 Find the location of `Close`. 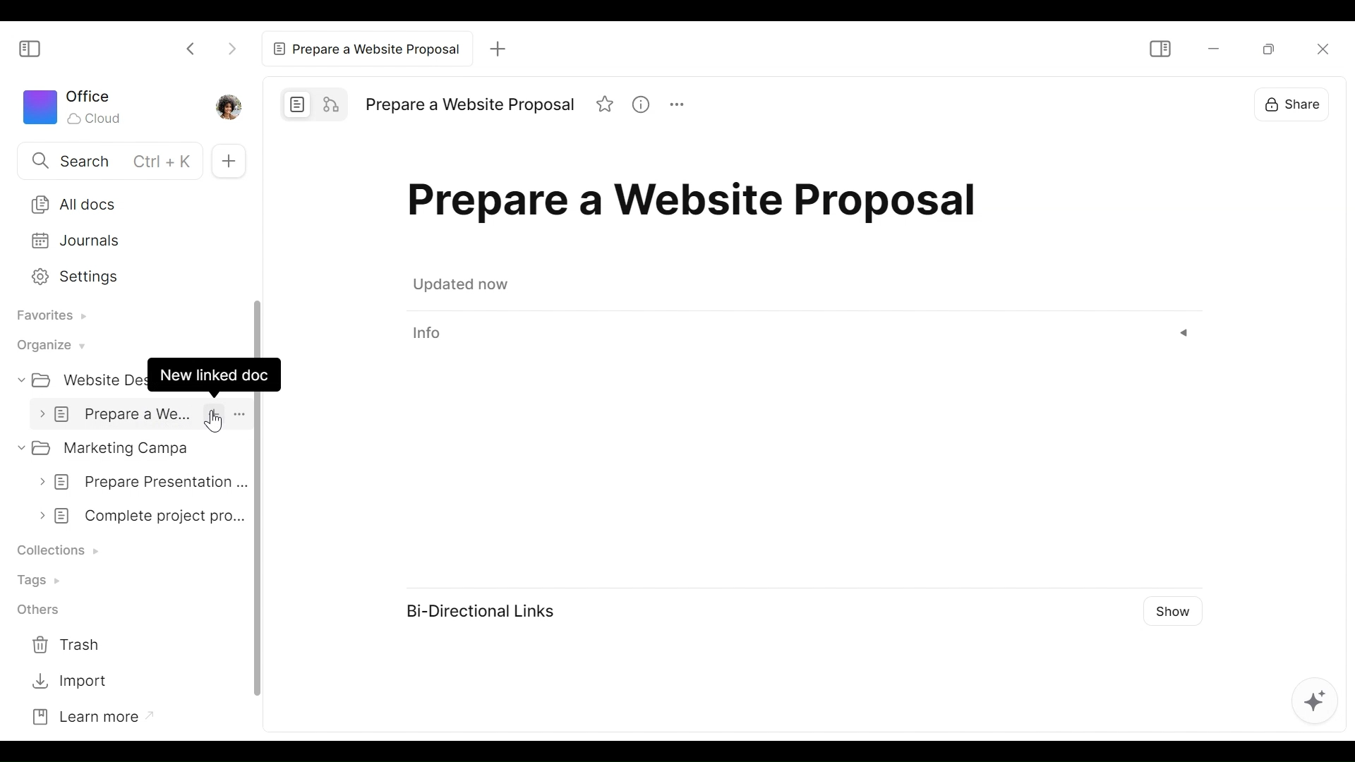

Close is located at coordinates (1320, 49).